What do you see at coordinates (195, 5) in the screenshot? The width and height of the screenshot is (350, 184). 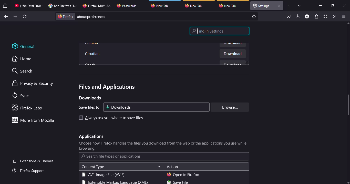 I see `tab` at bounding box center [195, 5].